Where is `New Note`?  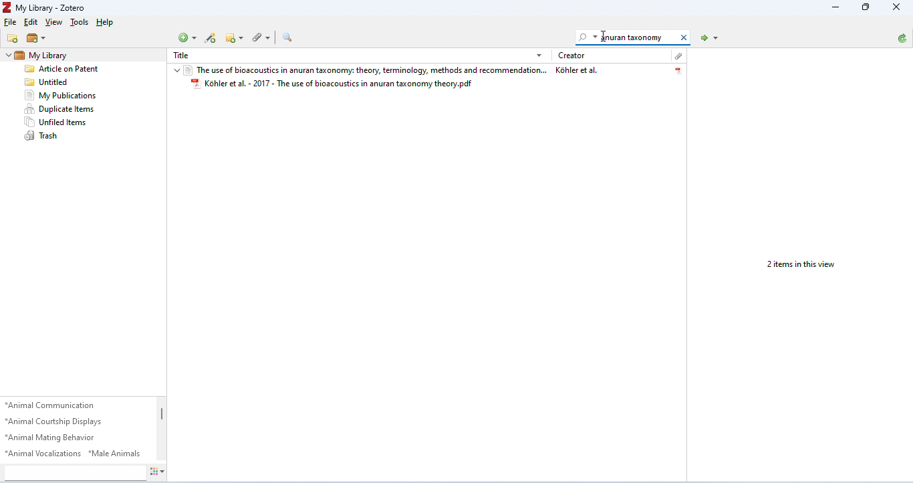
New Note is located at coordinates (234, 38).